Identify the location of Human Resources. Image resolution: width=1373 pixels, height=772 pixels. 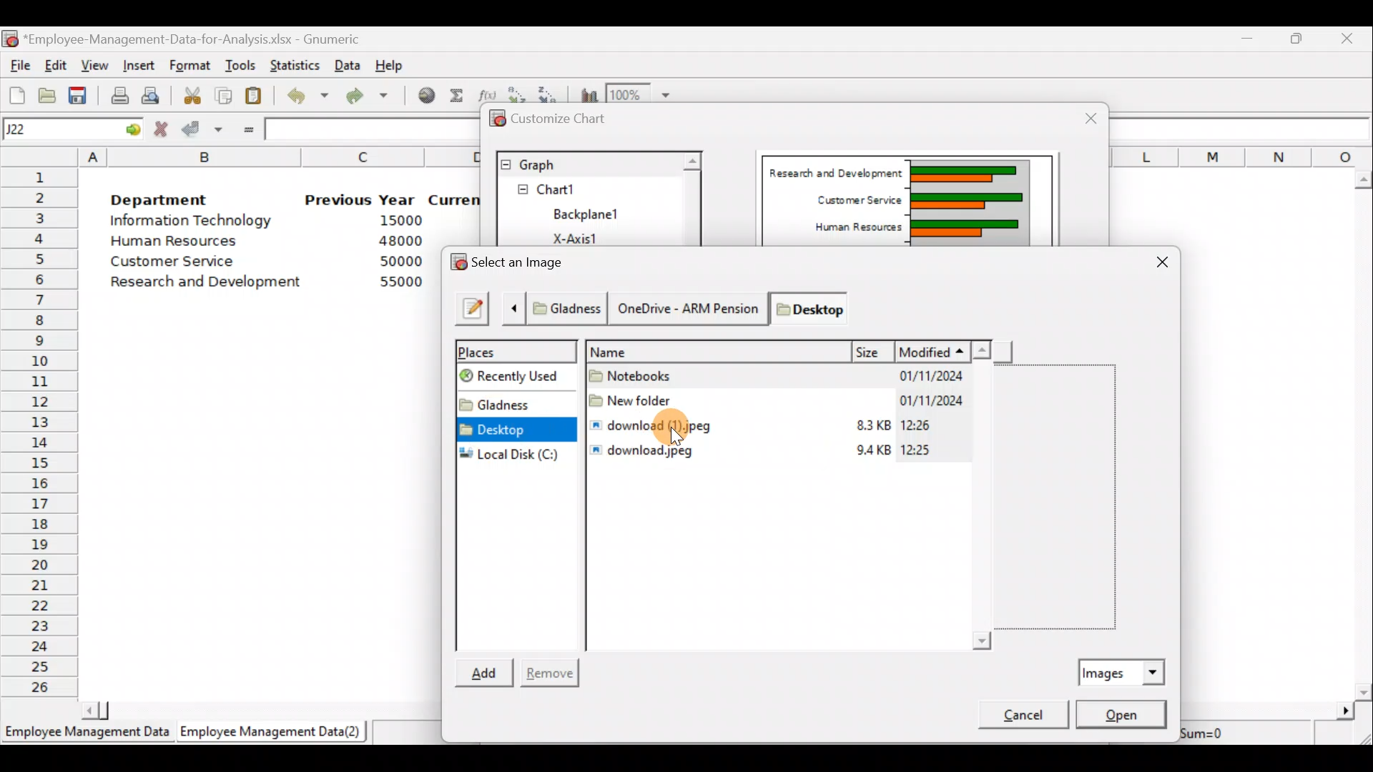
(184, 242).